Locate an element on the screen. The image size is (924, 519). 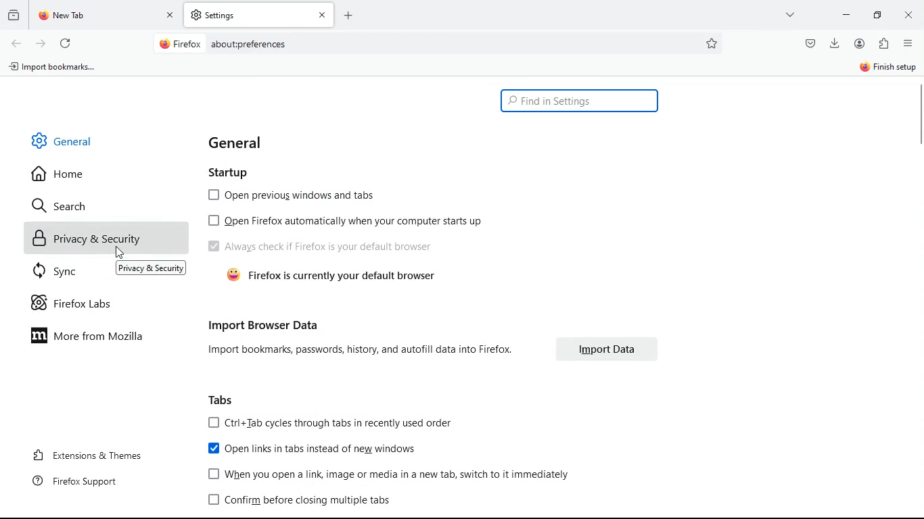
tabs is located at coordinates (225, 397).